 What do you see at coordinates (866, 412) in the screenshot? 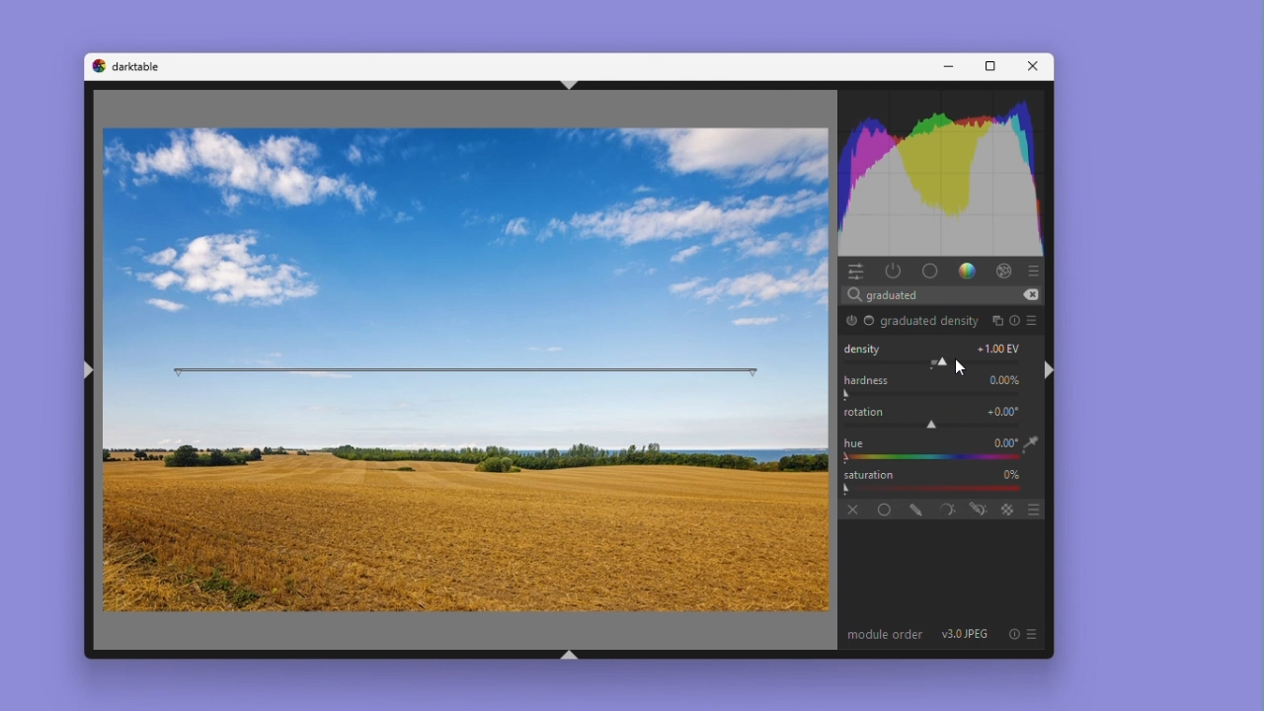
I see `rotation` at bounding box center [866, 412].